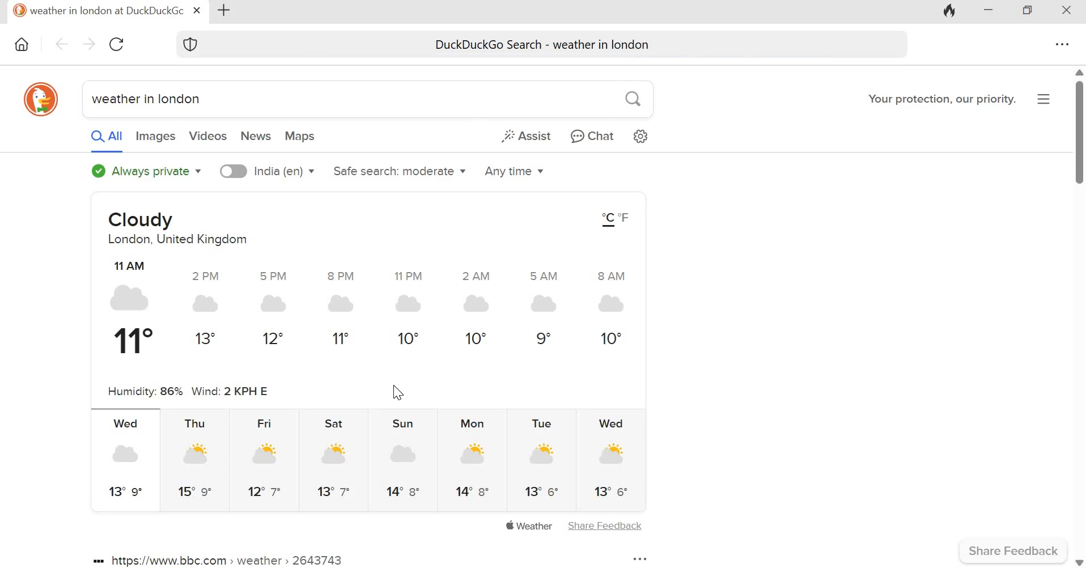 This screenshot has width=1086, height=568. Describe the element at coordinates (404, 454) in the screenshot. I see `Indicates partly sunny` at that location.